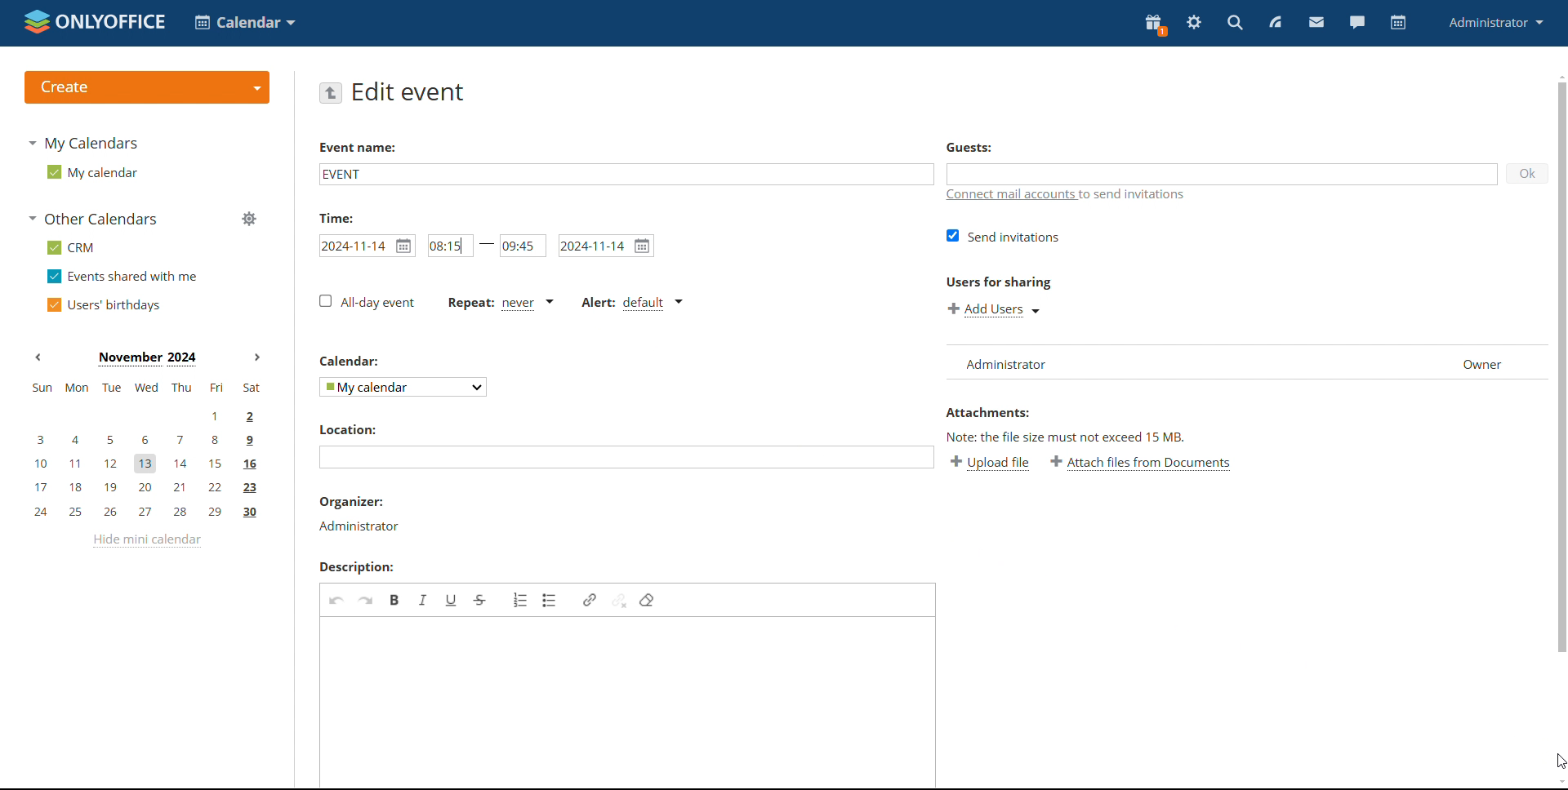 The image size is (1568, 790). What do you see at coordinates (1140, 464) in the screenshot?
I see `attach file from documents` at bounding box center [1140, 464].